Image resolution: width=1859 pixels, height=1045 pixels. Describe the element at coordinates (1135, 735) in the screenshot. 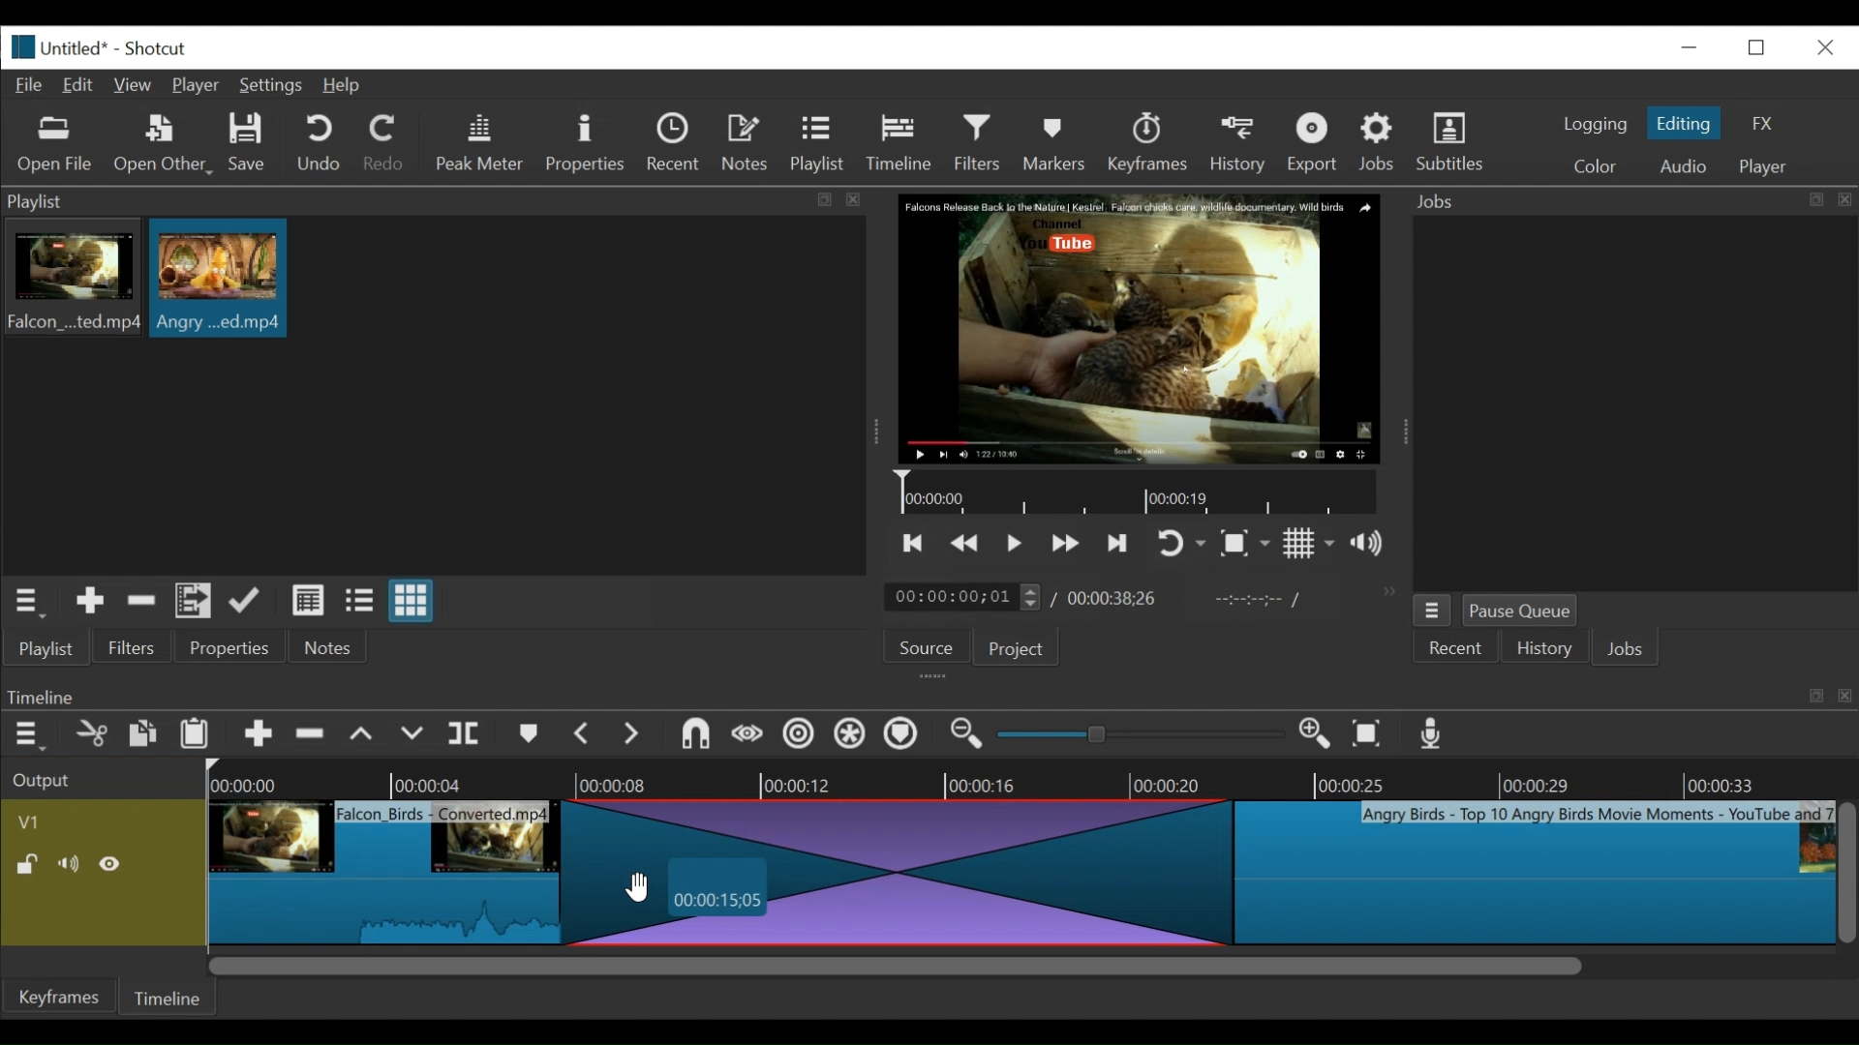

I see `slider` at that location.